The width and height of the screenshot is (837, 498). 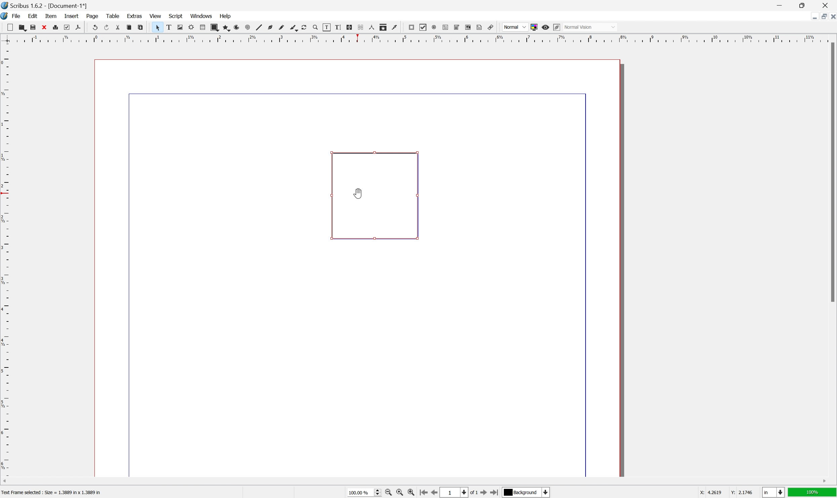 What do you see at coordinates (140, 27) in the screenshot?
I see `paste` at bounding box center [140, 27].